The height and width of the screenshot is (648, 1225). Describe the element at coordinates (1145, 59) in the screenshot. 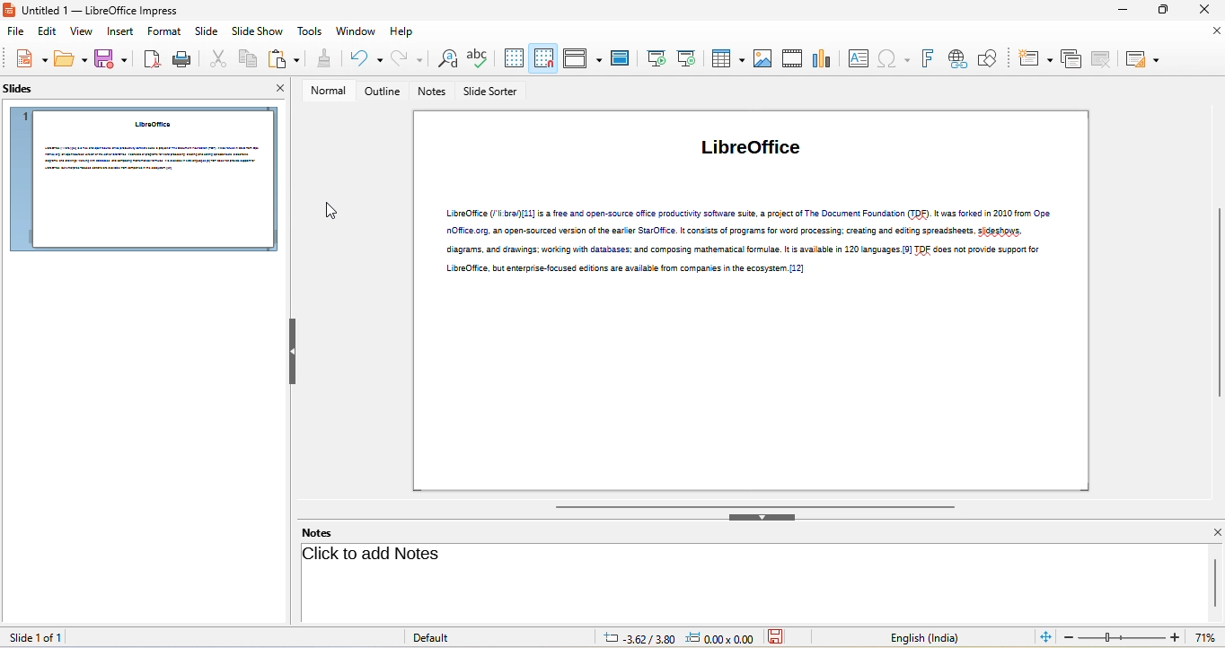

I see `slide layout` at that location.